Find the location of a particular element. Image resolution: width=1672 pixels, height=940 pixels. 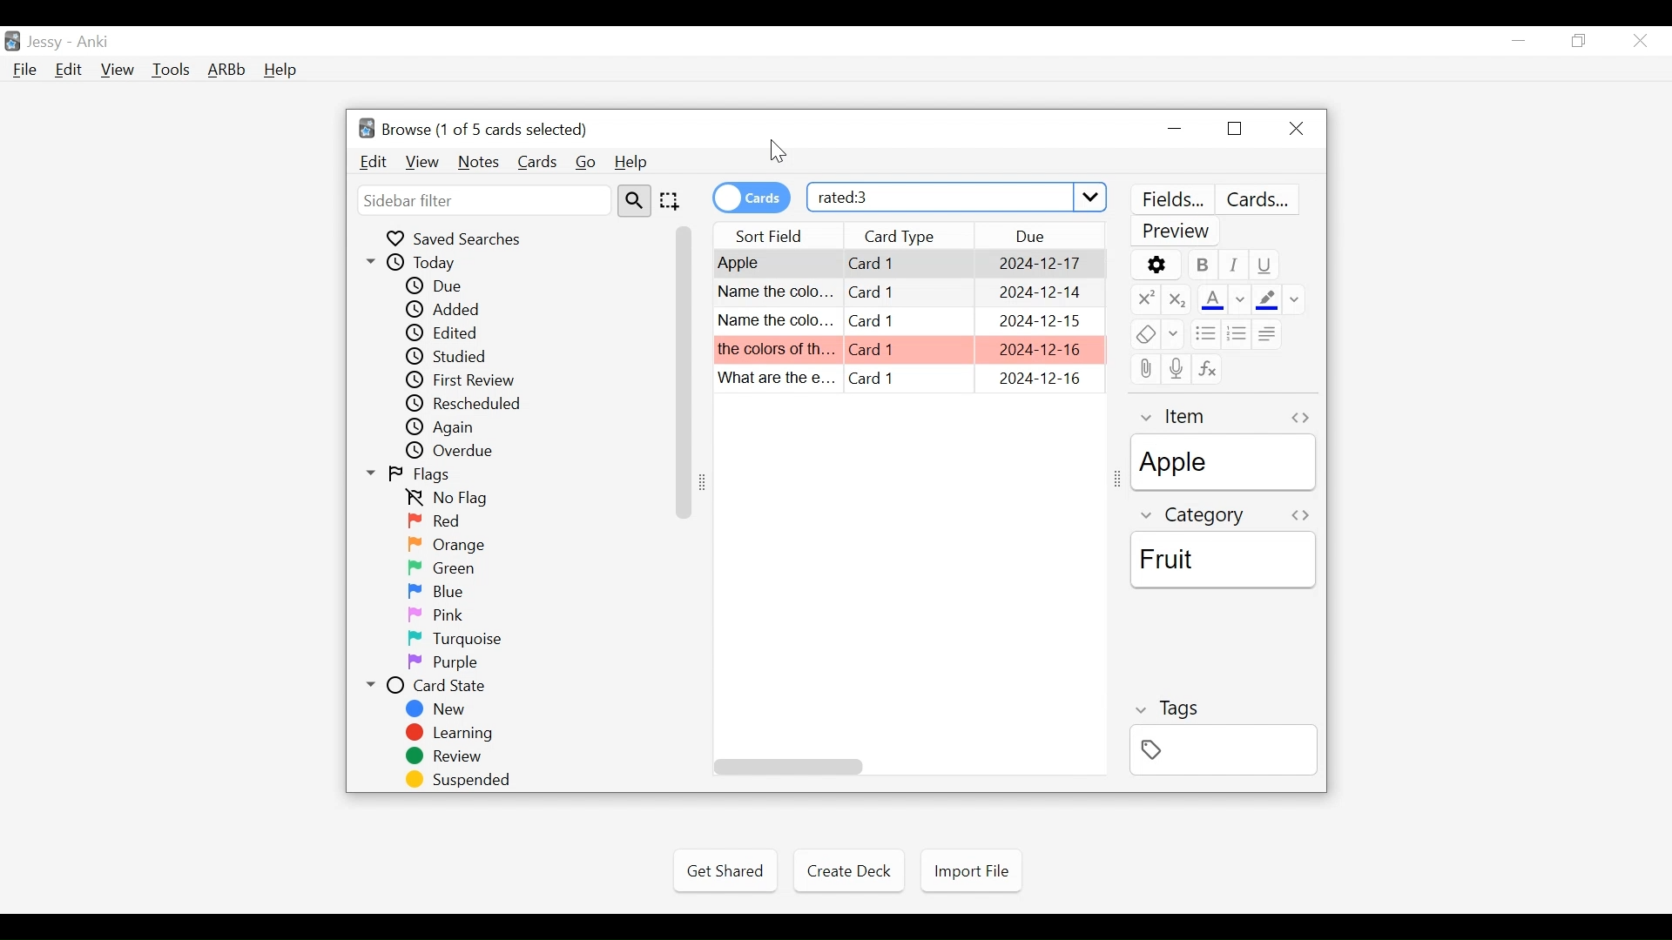

Customize Card Template is located at coordinates (1260, 199).